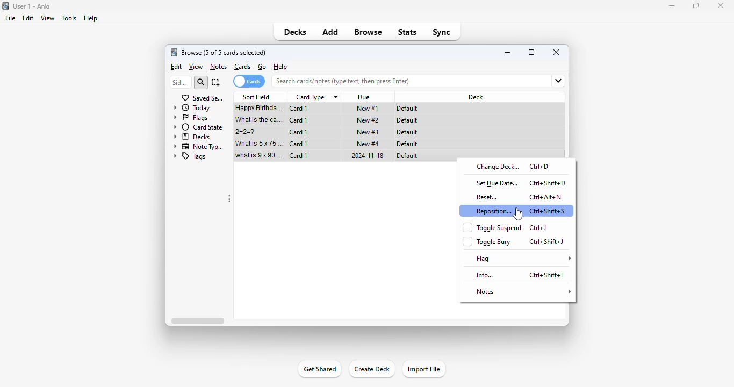 This screenshot has width=734, height=387. Describe the element at coordinates (262, 67) in the screenshot. I see `go` at that location.